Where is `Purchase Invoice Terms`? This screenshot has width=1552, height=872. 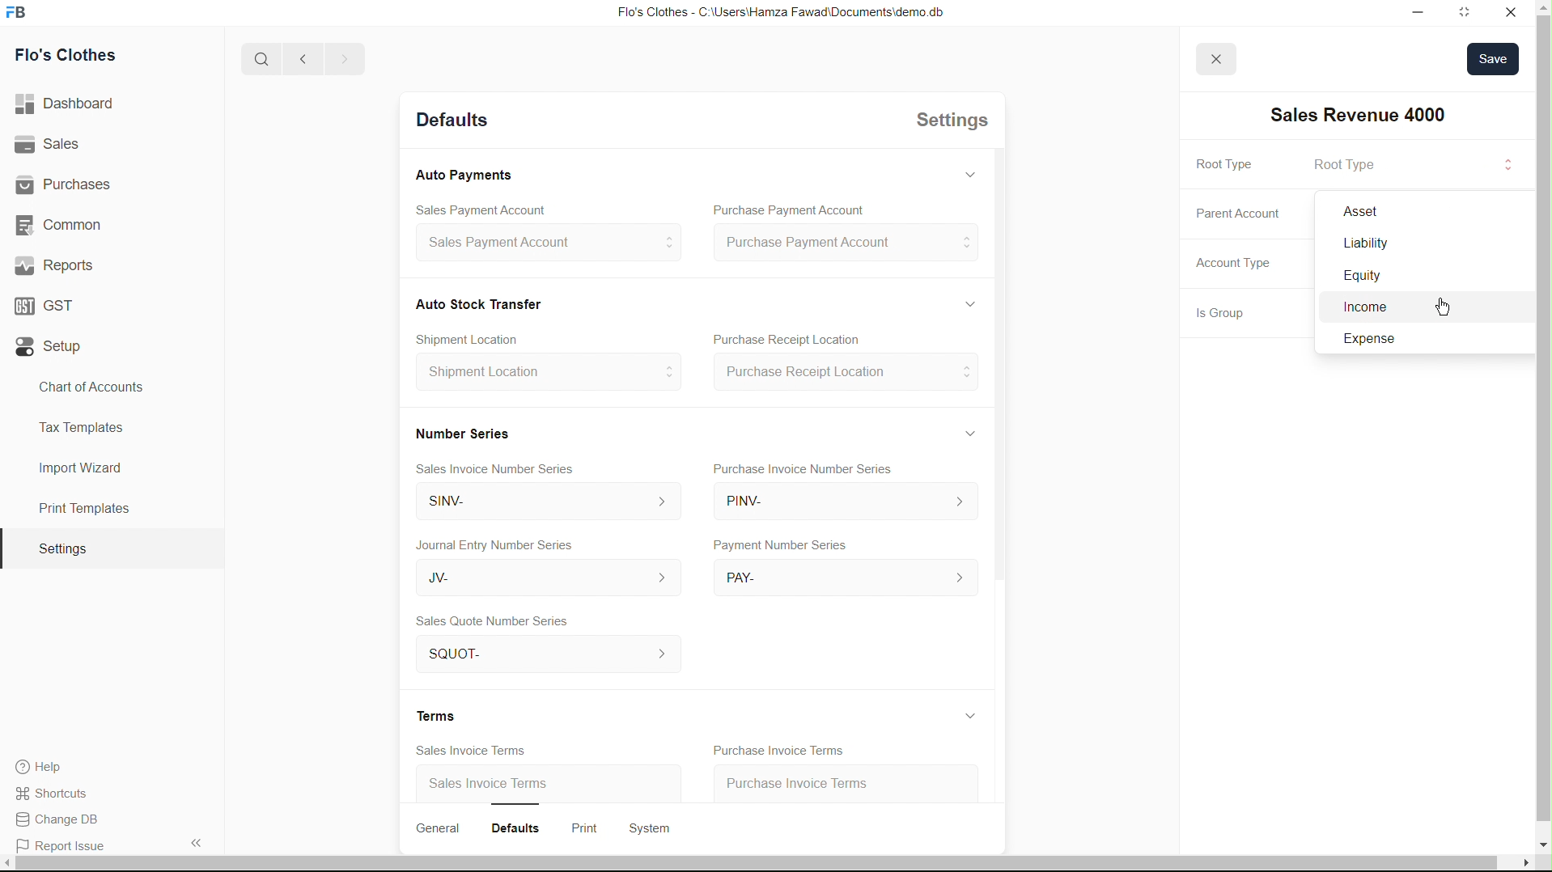 Purchase Invoice Terms is located at coordinates (783, 748).